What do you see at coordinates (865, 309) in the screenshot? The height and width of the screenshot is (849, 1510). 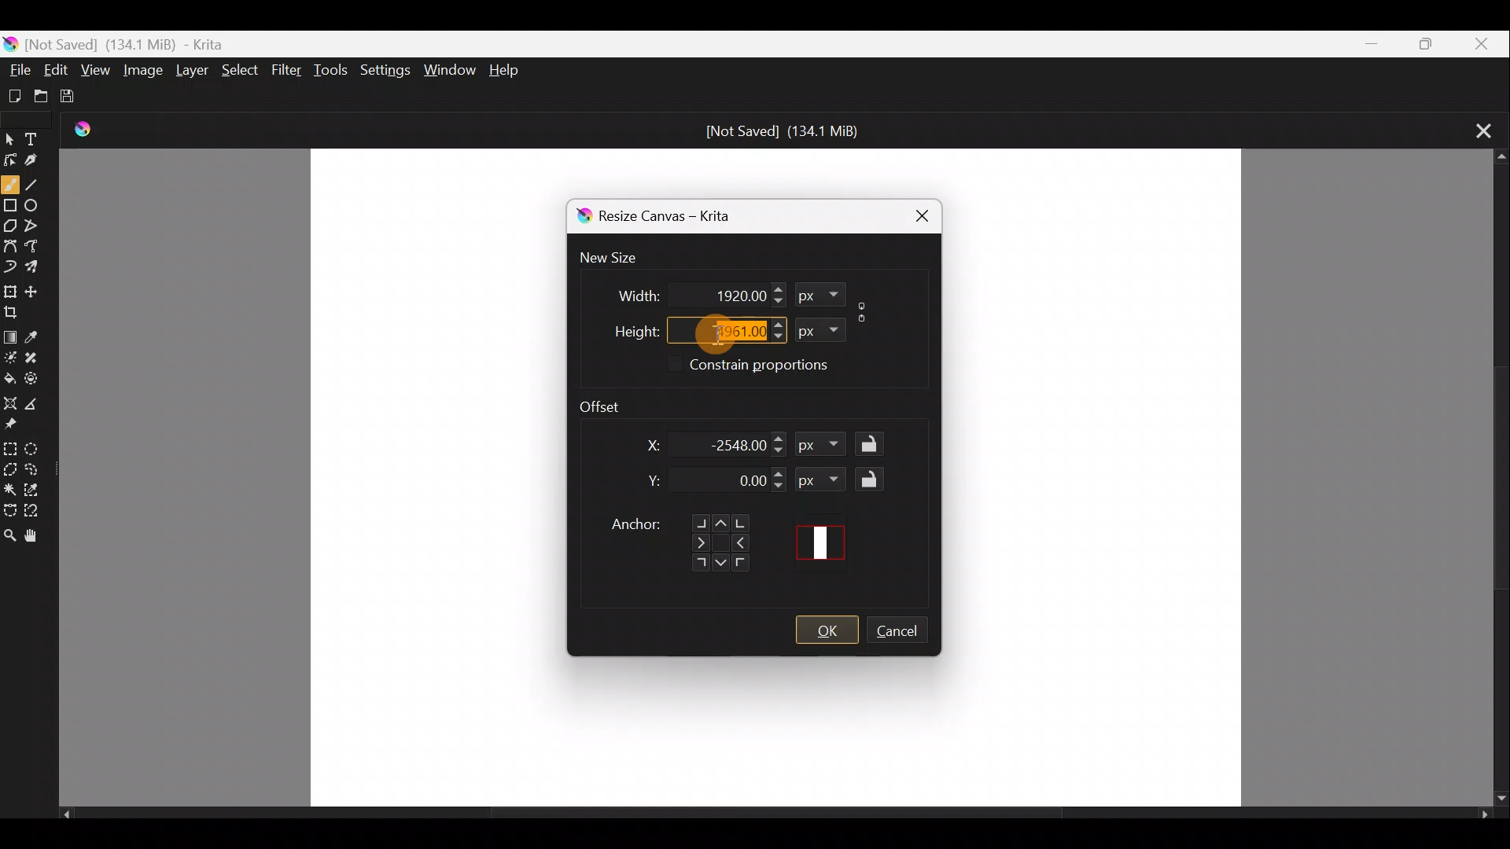 I see `Constrain proportions` at bounding box center [865, 309].